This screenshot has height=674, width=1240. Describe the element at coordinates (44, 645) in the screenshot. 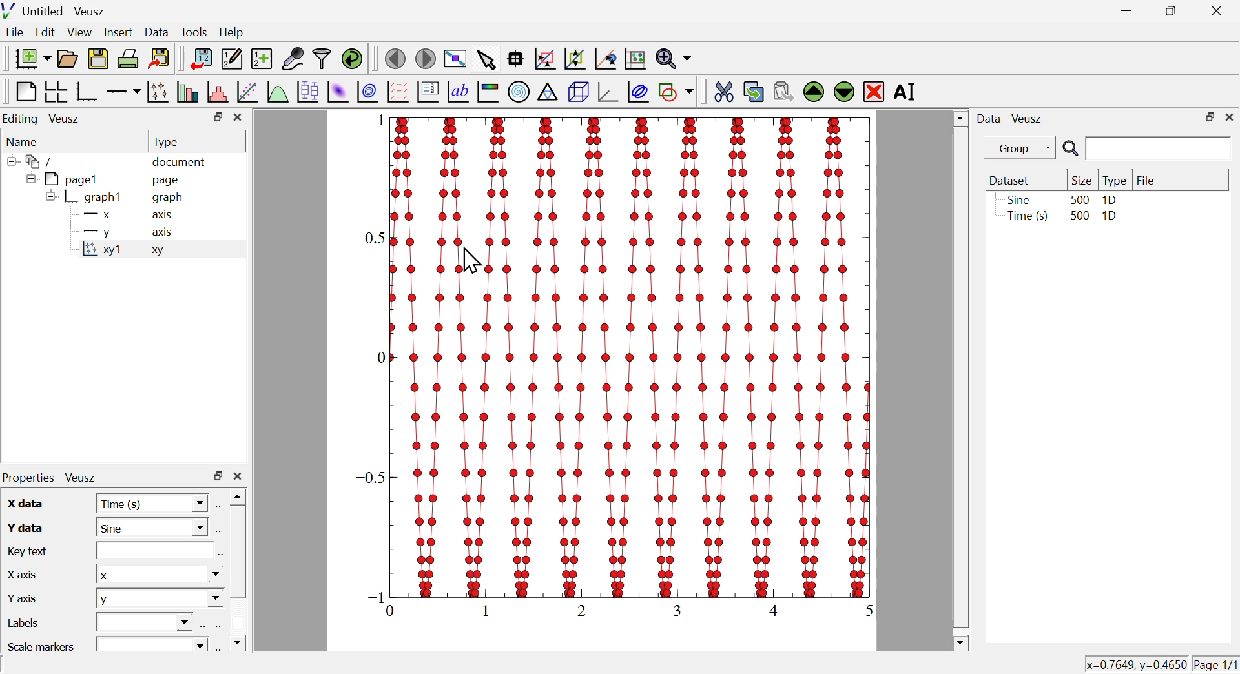

I see `scale markers` at that location.